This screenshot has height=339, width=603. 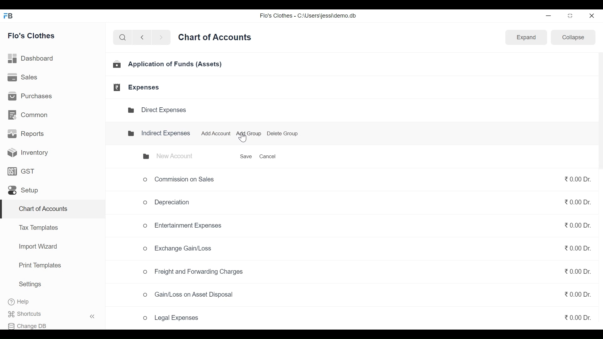 I want to click on close, so click(x=592, y=15).